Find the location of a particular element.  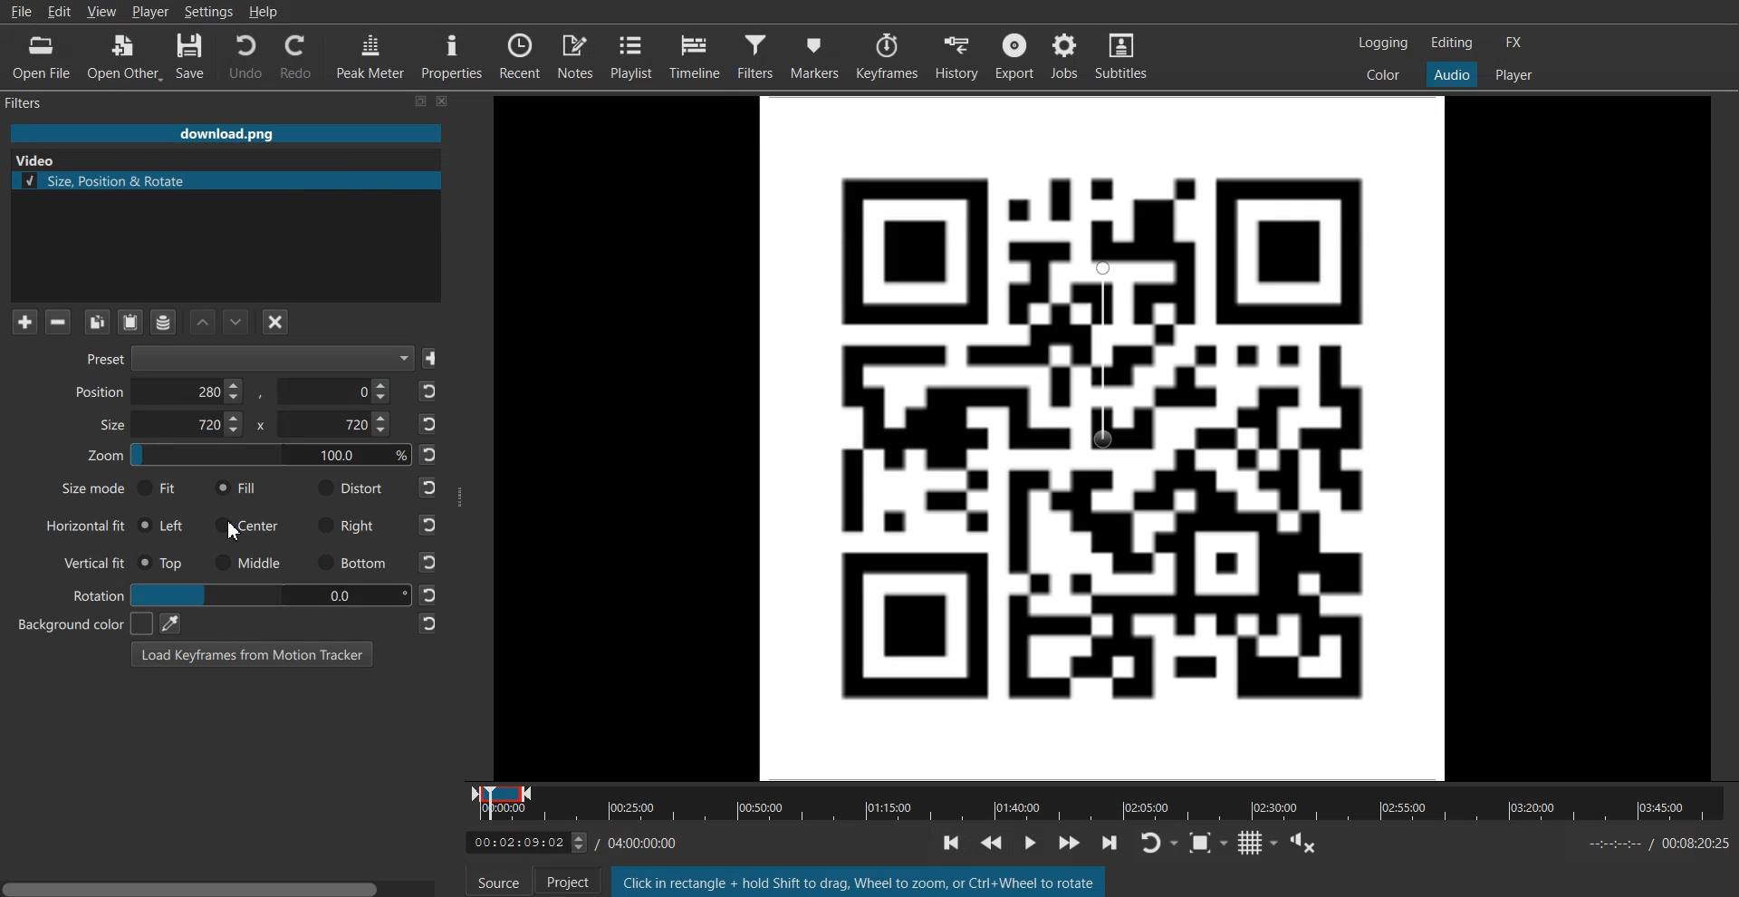

Text 2 is located at coordinates (858, 881).